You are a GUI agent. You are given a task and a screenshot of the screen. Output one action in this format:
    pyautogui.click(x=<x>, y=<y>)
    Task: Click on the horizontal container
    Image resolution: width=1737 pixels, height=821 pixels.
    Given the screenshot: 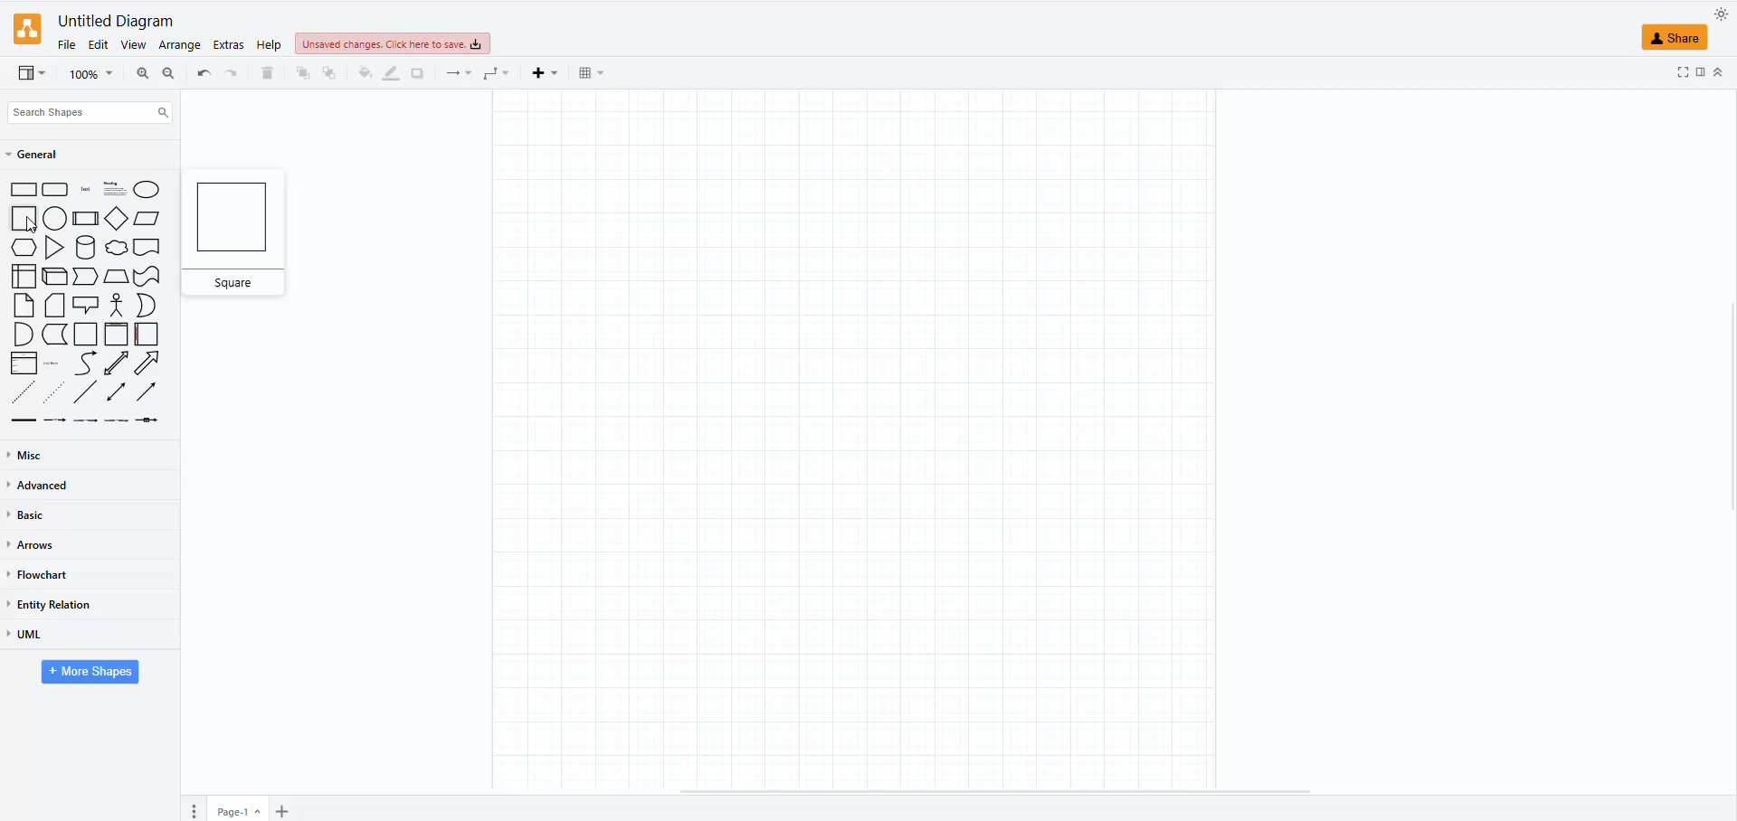 What is the action you would take?
    pyautogui.click(x=145, y=334)
    